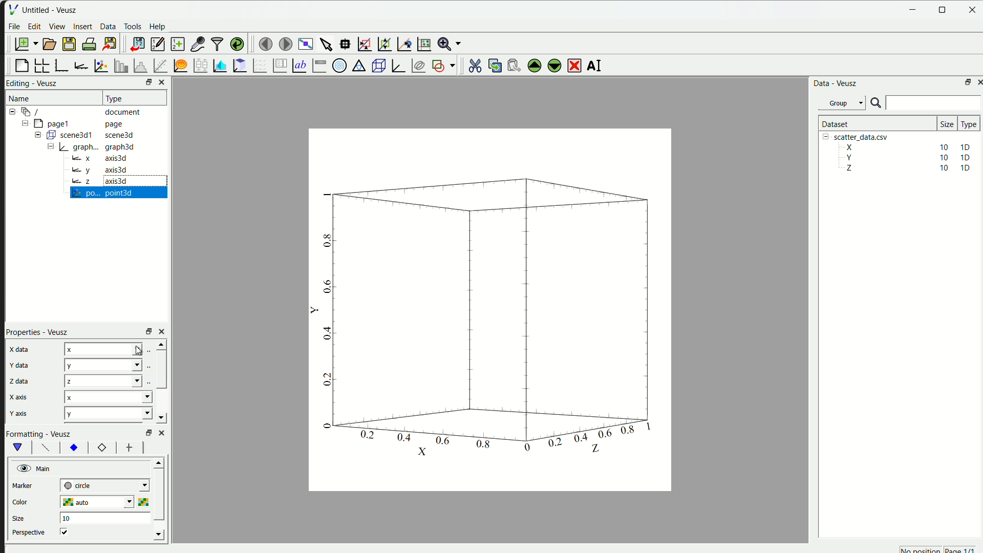 Image resolution: width=983 pixels, height=553 pixels. What do you see at coordinates (109, 399) in the screenshot?
I see `x` at bounding box center [109, 399].